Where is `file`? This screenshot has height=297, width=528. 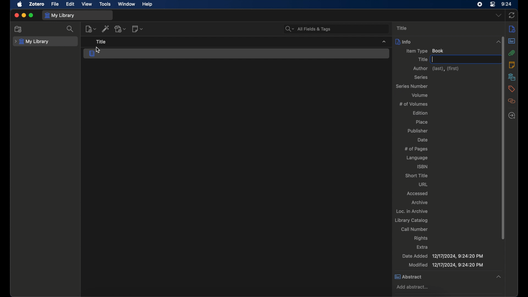
file is located at coordinates (55, 4).